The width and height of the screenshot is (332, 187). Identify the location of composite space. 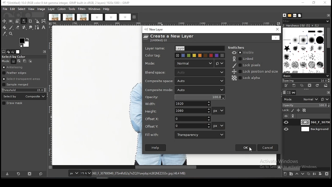
(160, 81).